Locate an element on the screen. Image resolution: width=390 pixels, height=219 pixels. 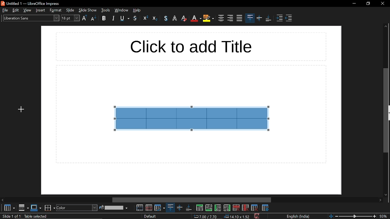
fit to page  is located at coordinates (331, 216).